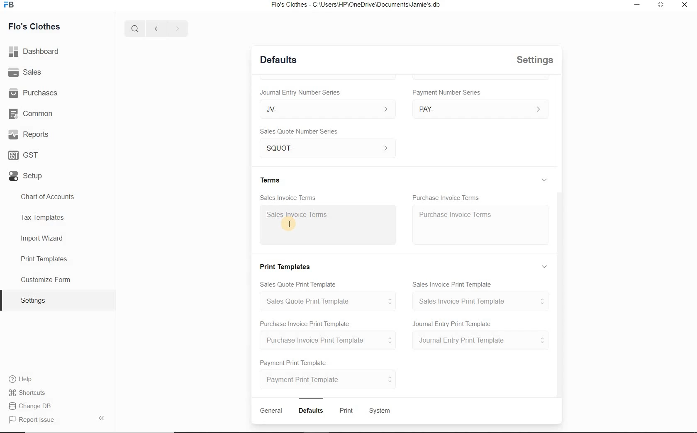  Describe the element at coordinates (331, 341) in the screenshot. I see `Purchase Invoice Print Template` at that location.